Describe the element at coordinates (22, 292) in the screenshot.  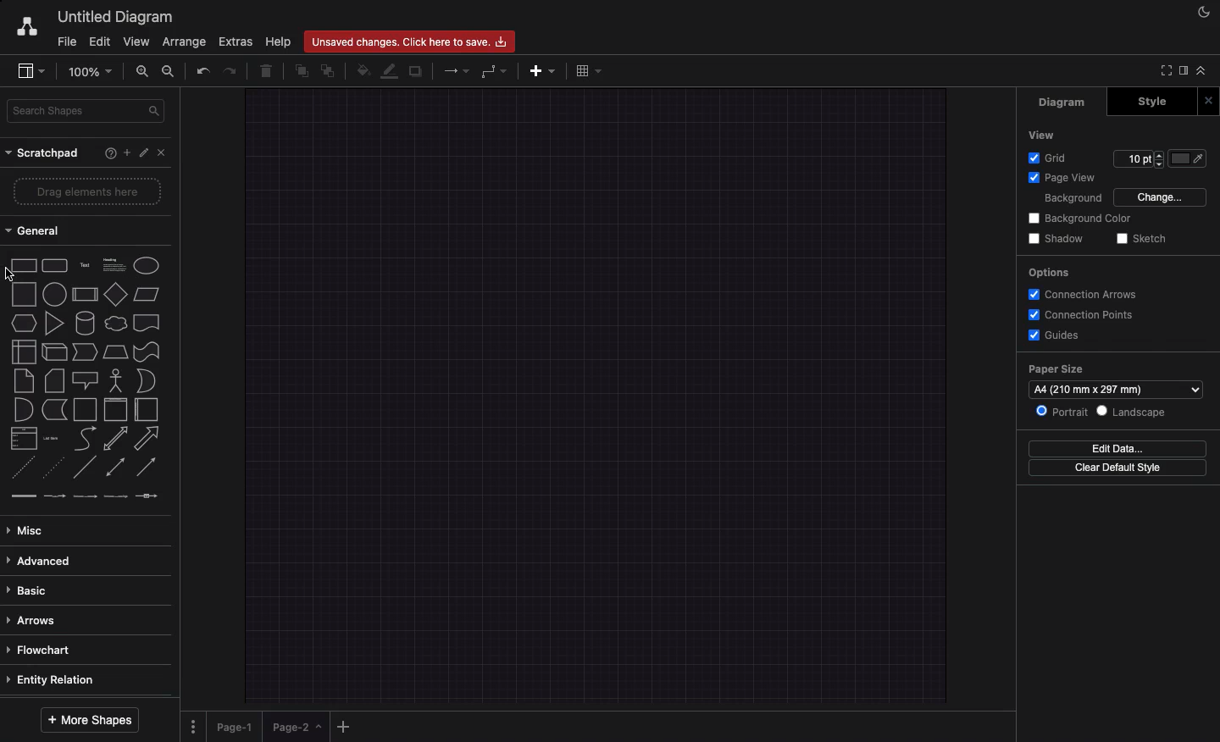
I see `square` at that location.